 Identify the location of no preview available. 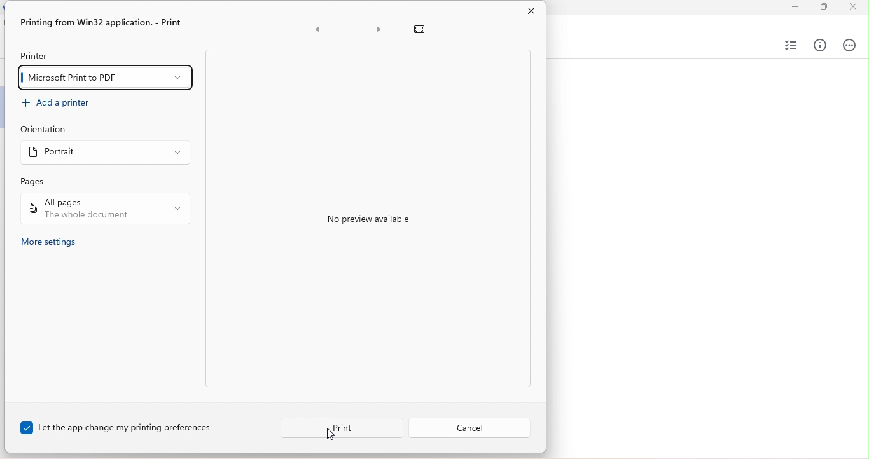
(370, 221).